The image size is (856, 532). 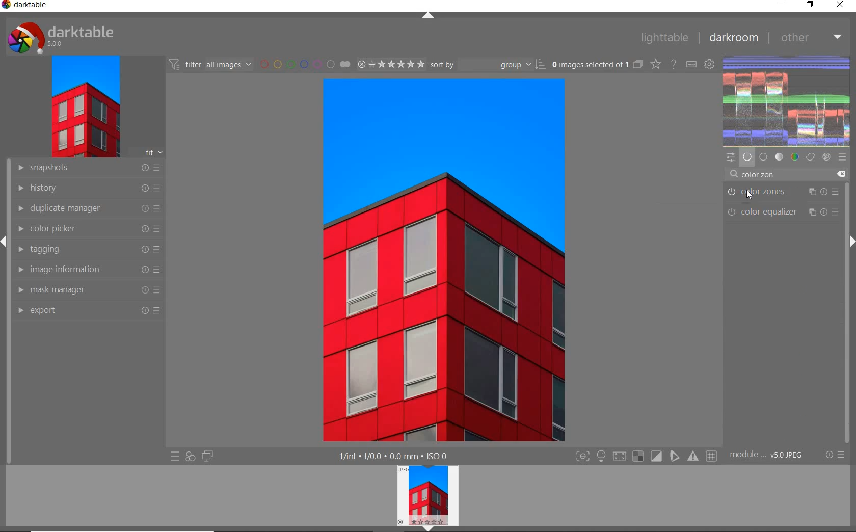 What do you see at coordinates (429, 16) in the screenshot?
I see `expand/collapse` at bounding box center [429, 16].